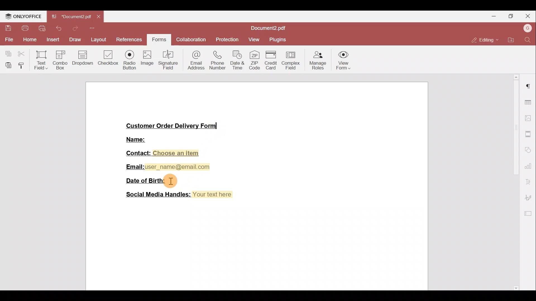 The height and width of the screenshot is (301, 536). I want to click on Collaboration, so click(190, 40).